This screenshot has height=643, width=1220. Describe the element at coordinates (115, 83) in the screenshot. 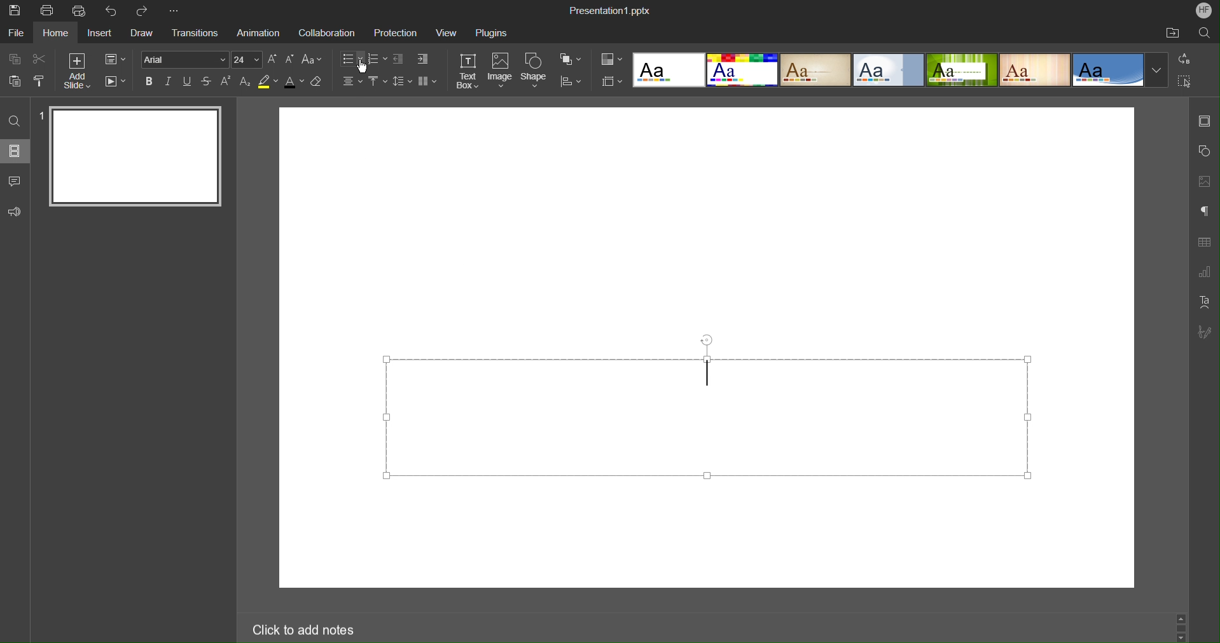

I see `Playback` at that location.